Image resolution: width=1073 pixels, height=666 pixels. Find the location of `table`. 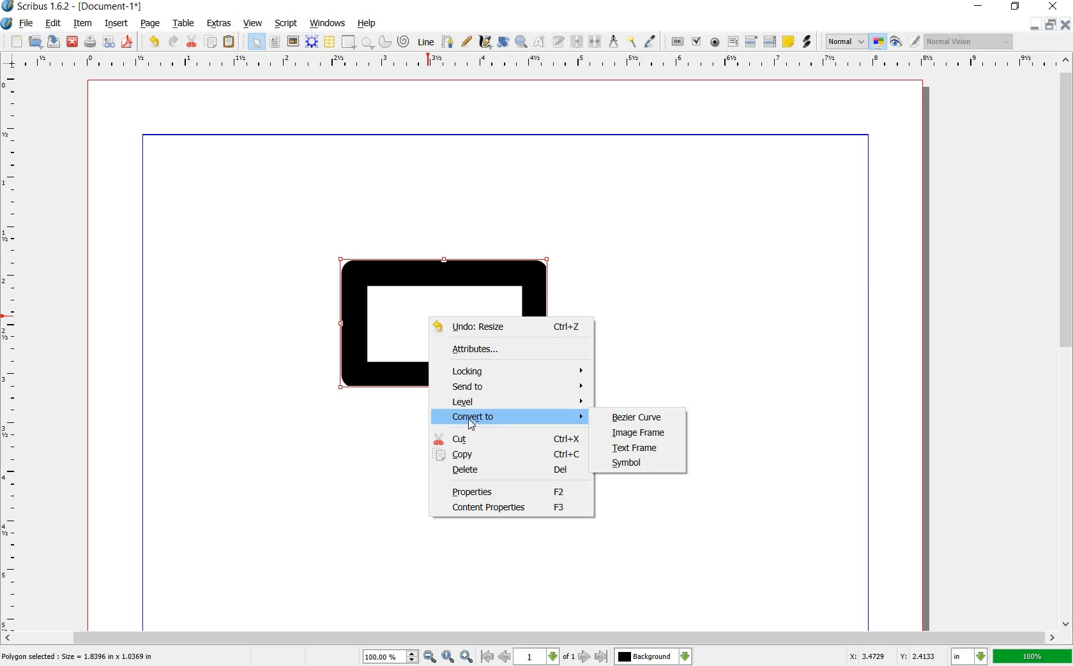

table is located at coordinates (185, 24).